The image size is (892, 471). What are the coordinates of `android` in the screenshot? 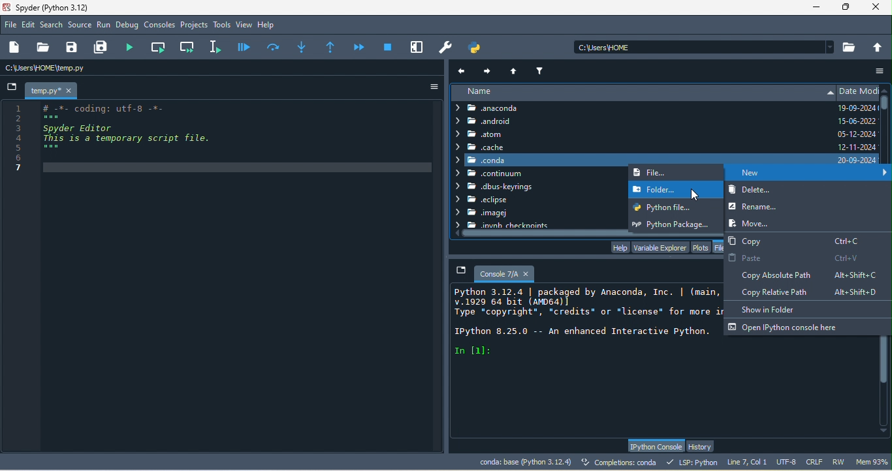 It's located at (492, 122).